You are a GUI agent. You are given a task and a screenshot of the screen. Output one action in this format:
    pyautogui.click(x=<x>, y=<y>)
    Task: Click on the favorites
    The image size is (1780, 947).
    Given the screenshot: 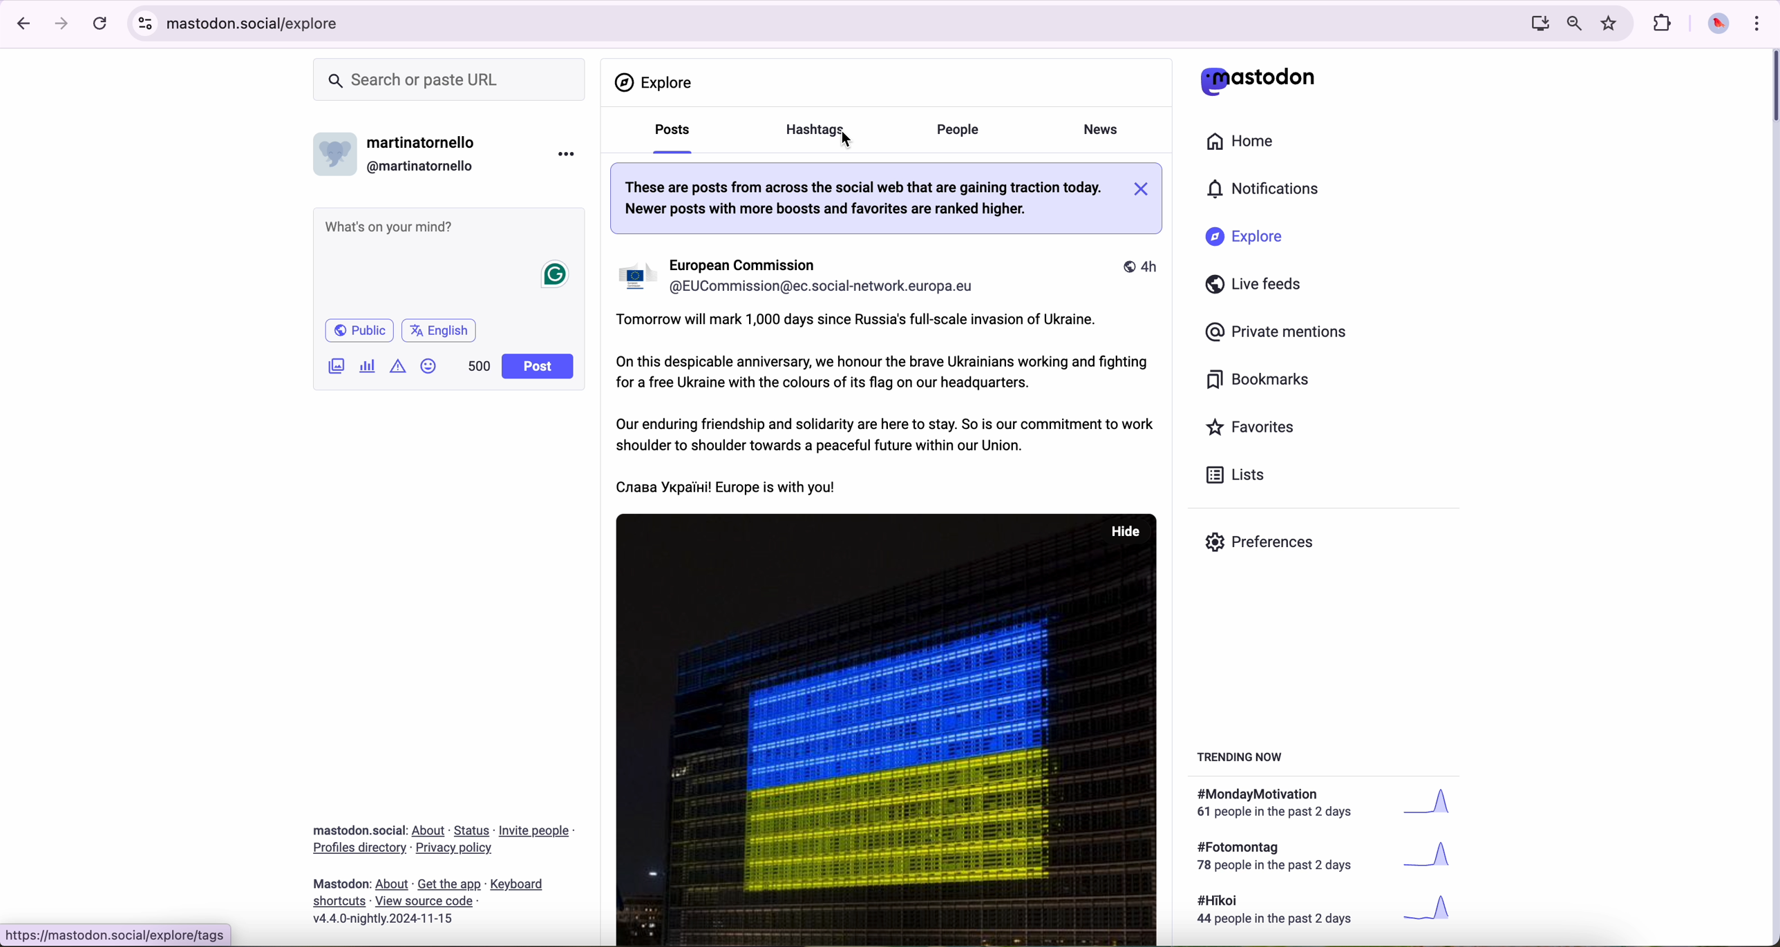 What is the action you would take?
    pyautogui.click(x=1611, y=23)
    